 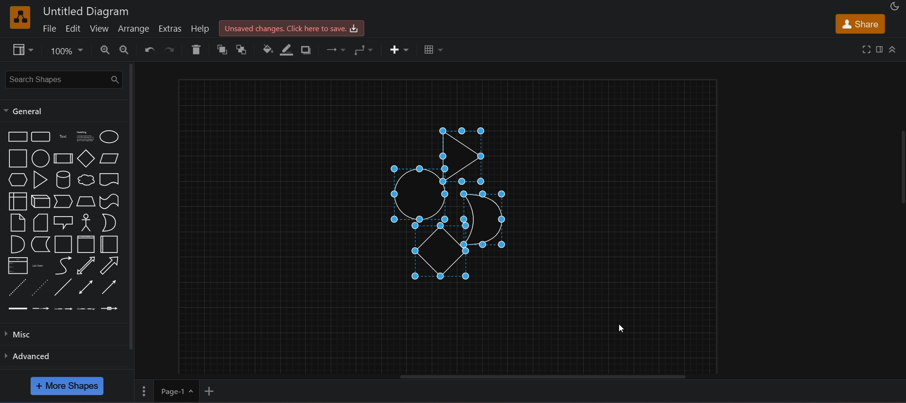 I want to click on edit, so click(x=74, y=28).